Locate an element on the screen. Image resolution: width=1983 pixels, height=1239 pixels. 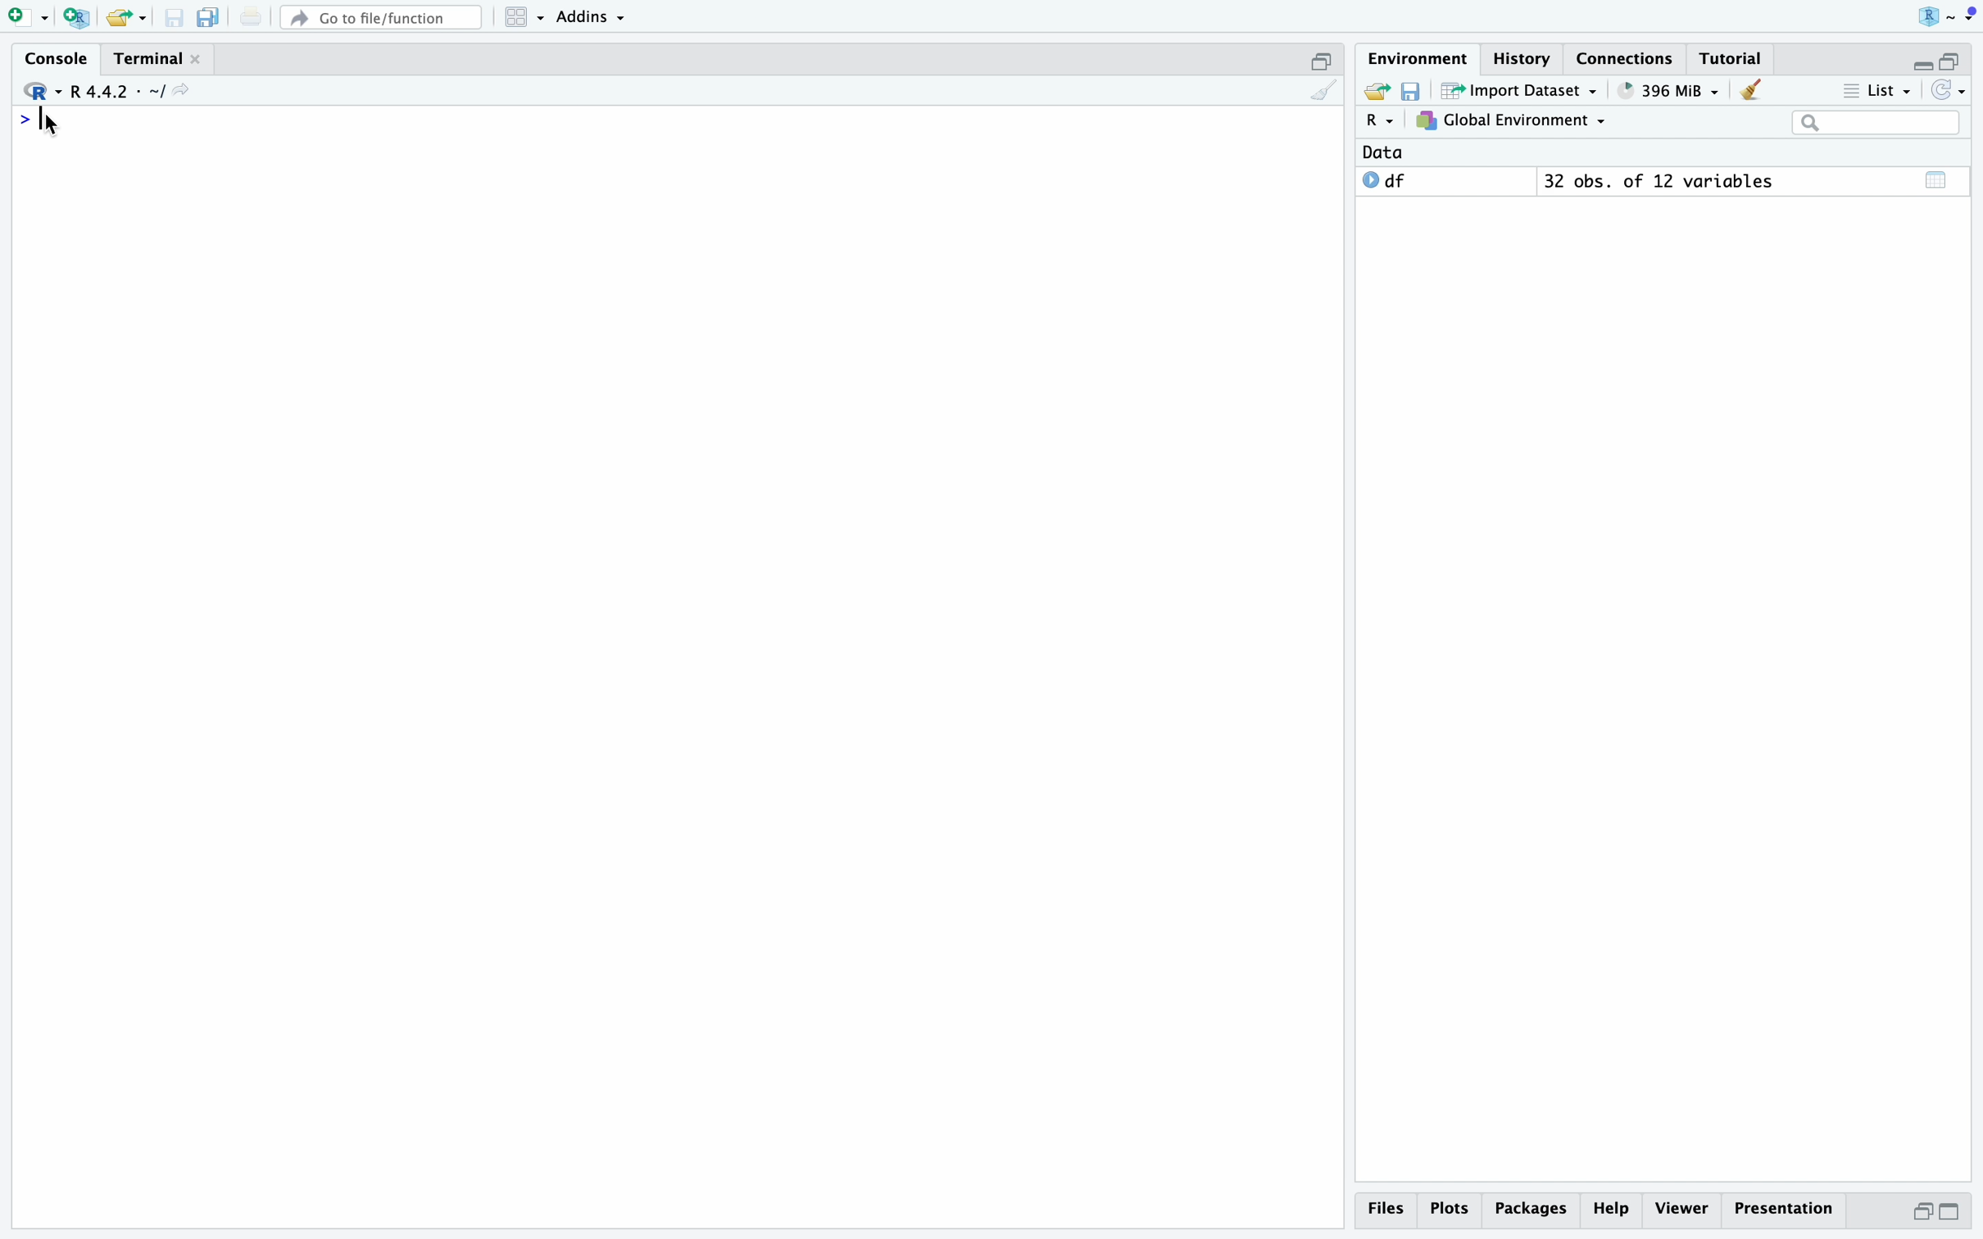
share folder as is located at coordinates (128, 19).